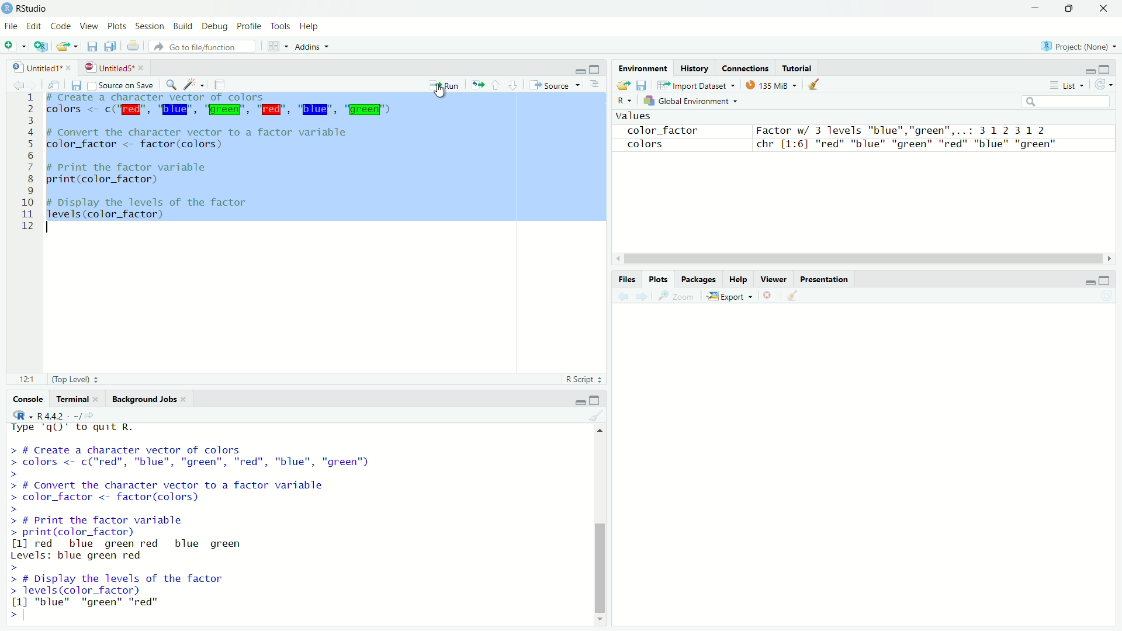 This screenshot has height=631, width=1122. What do you see at coordinates (771, 85) in the screenshot?
I see `134 MiB` at bounding box center [771, 85].